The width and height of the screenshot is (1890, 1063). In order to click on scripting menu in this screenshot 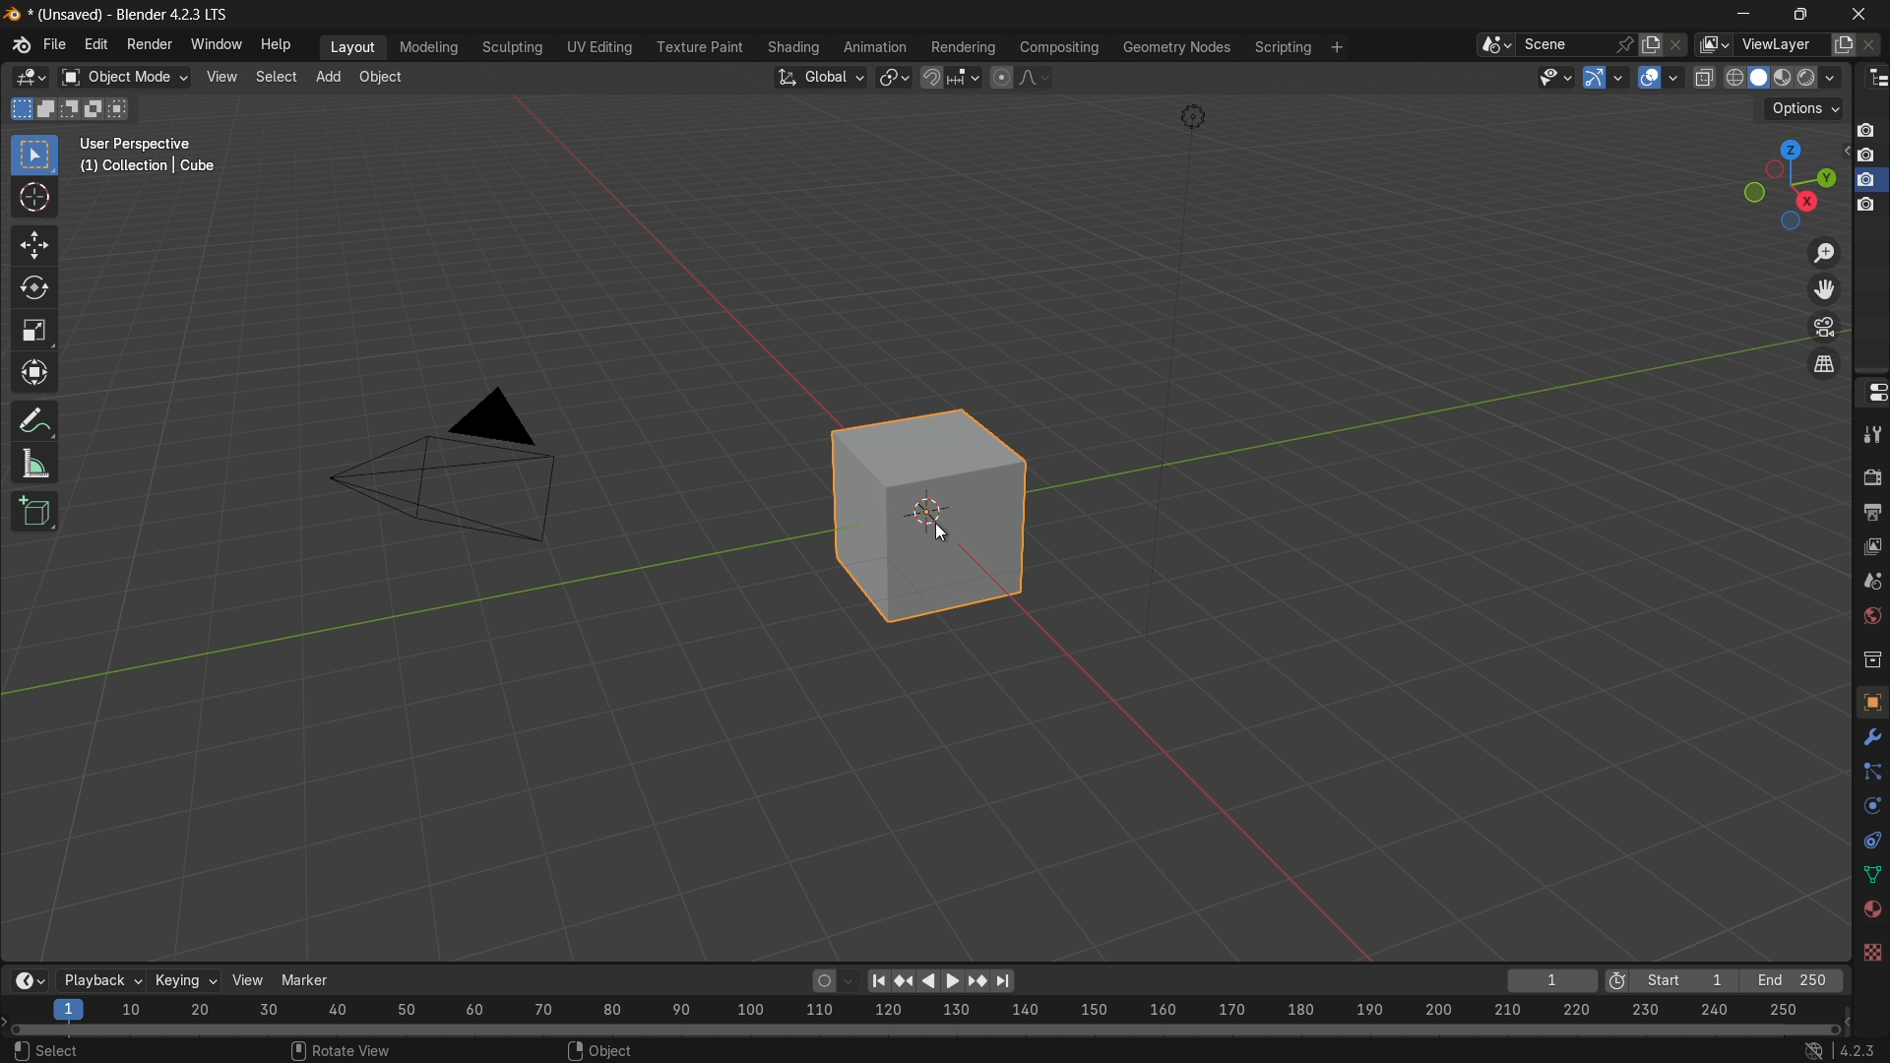, I will do `click(1282, 46)`.